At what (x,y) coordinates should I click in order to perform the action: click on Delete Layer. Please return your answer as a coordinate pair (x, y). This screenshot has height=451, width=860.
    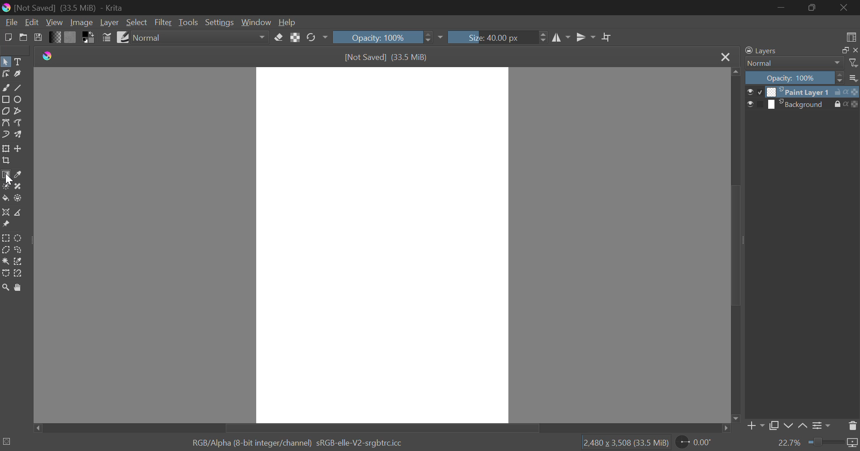
    Looking at the image, I should click on (853, 425).